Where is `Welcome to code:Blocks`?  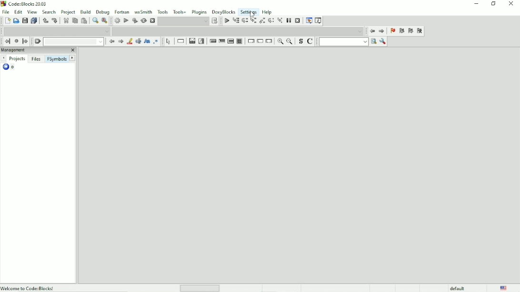
Welcome to code:Blocks is located at coordinates (28, 287).